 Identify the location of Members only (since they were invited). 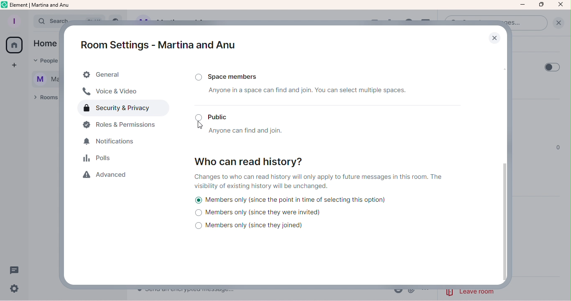
(260, 214).